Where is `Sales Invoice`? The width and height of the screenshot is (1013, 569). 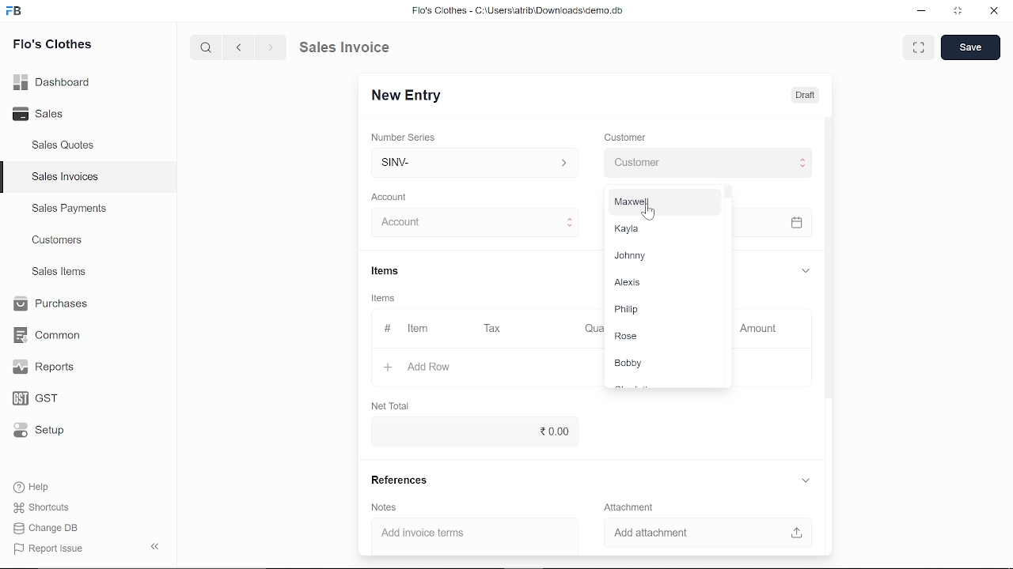
Sales Invoice is located at coordinates (356, 47).